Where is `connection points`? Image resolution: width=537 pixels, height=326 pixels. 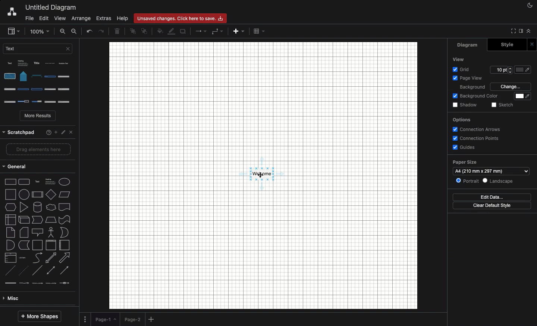
connection points is located at coordinates (484, 137).